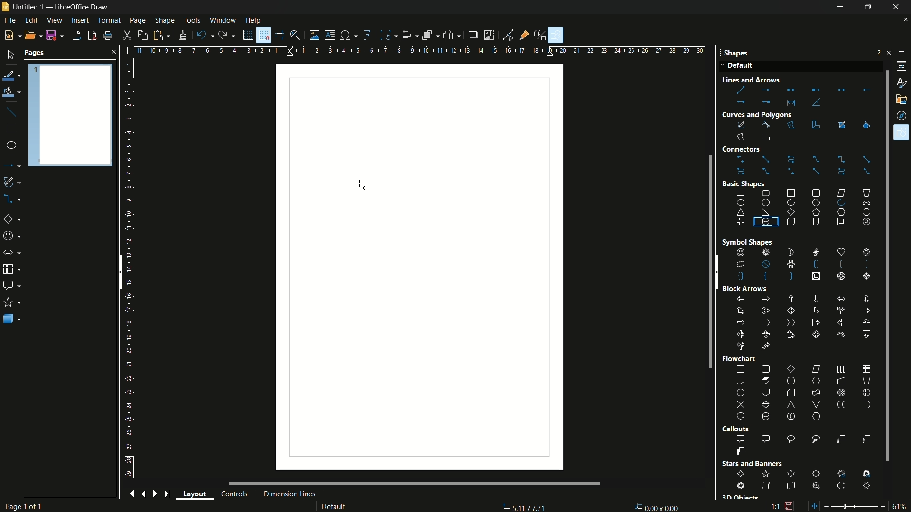 Image resolution: width=911 pixels, height=512 pixels. What do you see at coordinates (35, 53) in the screenshot?
I see `pages` at bounding box center [35, 53].